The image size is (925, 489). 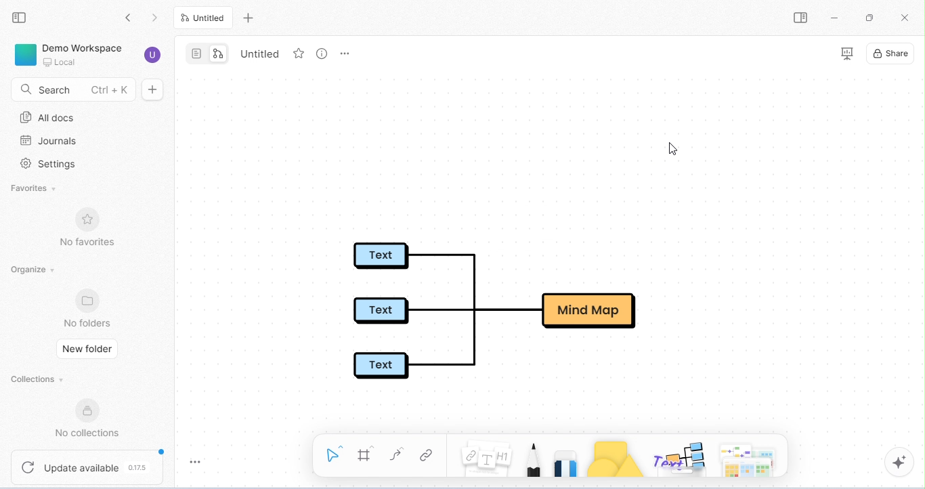 I want to click on others, so click(x=678, y=461).